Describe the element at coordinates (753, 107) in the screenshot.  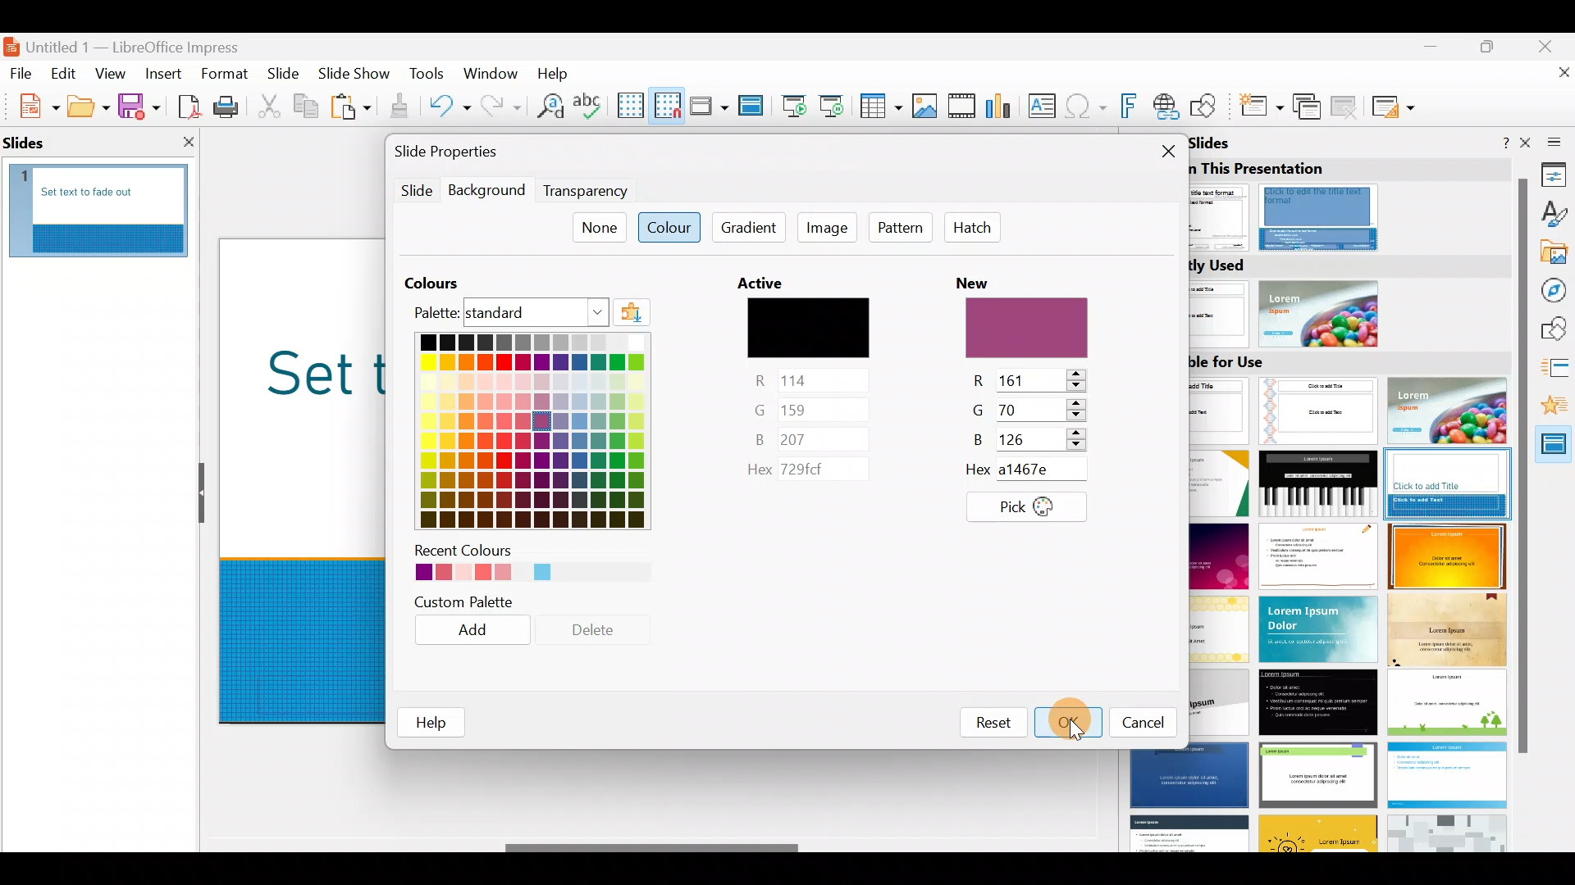
I see `Master slide` at that location.